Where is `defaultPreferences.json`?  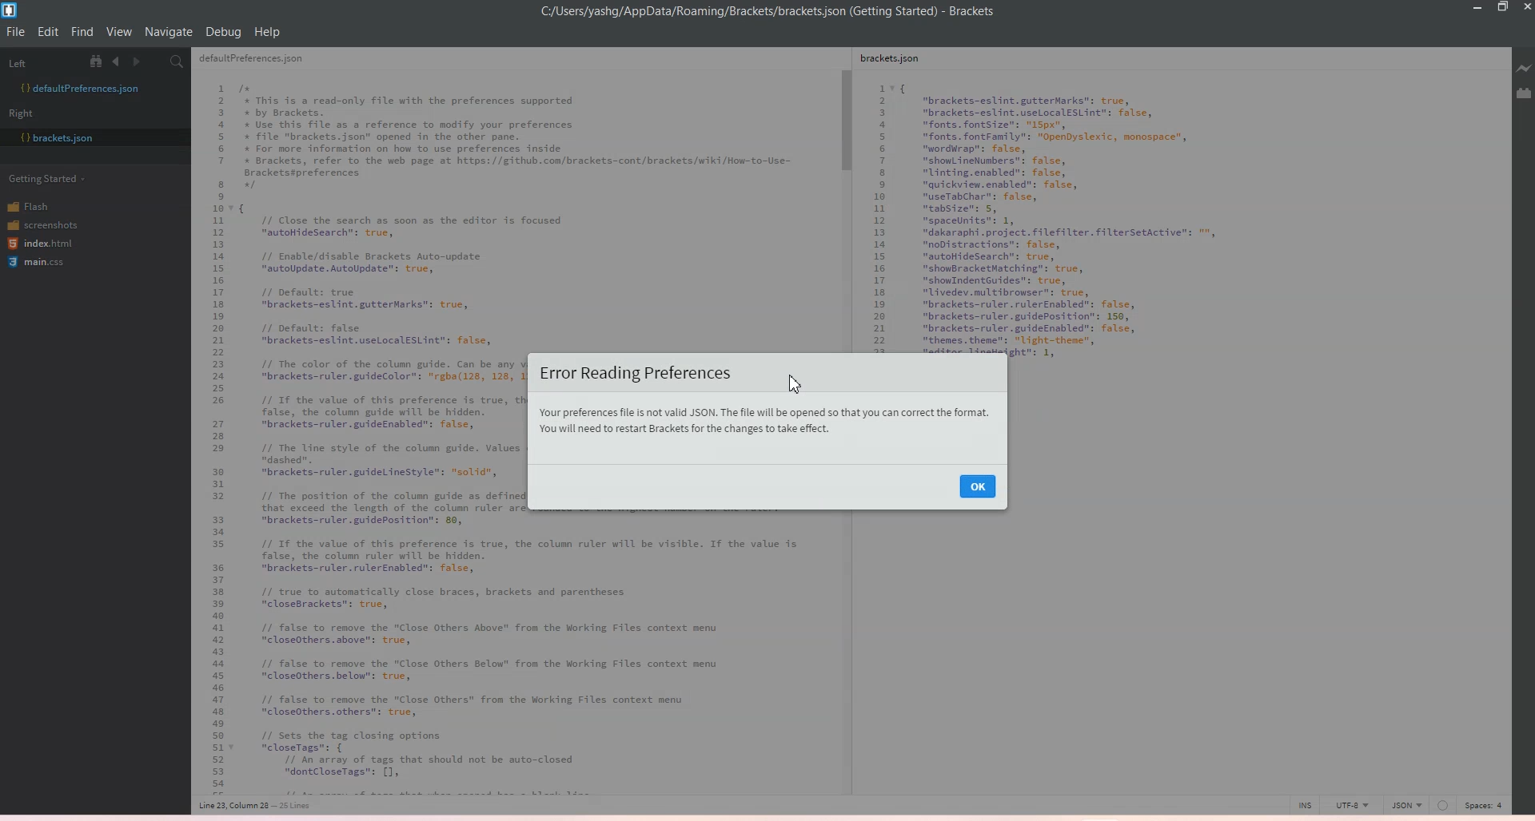 defaultPreferences.json is located at coordinates (261, 61).